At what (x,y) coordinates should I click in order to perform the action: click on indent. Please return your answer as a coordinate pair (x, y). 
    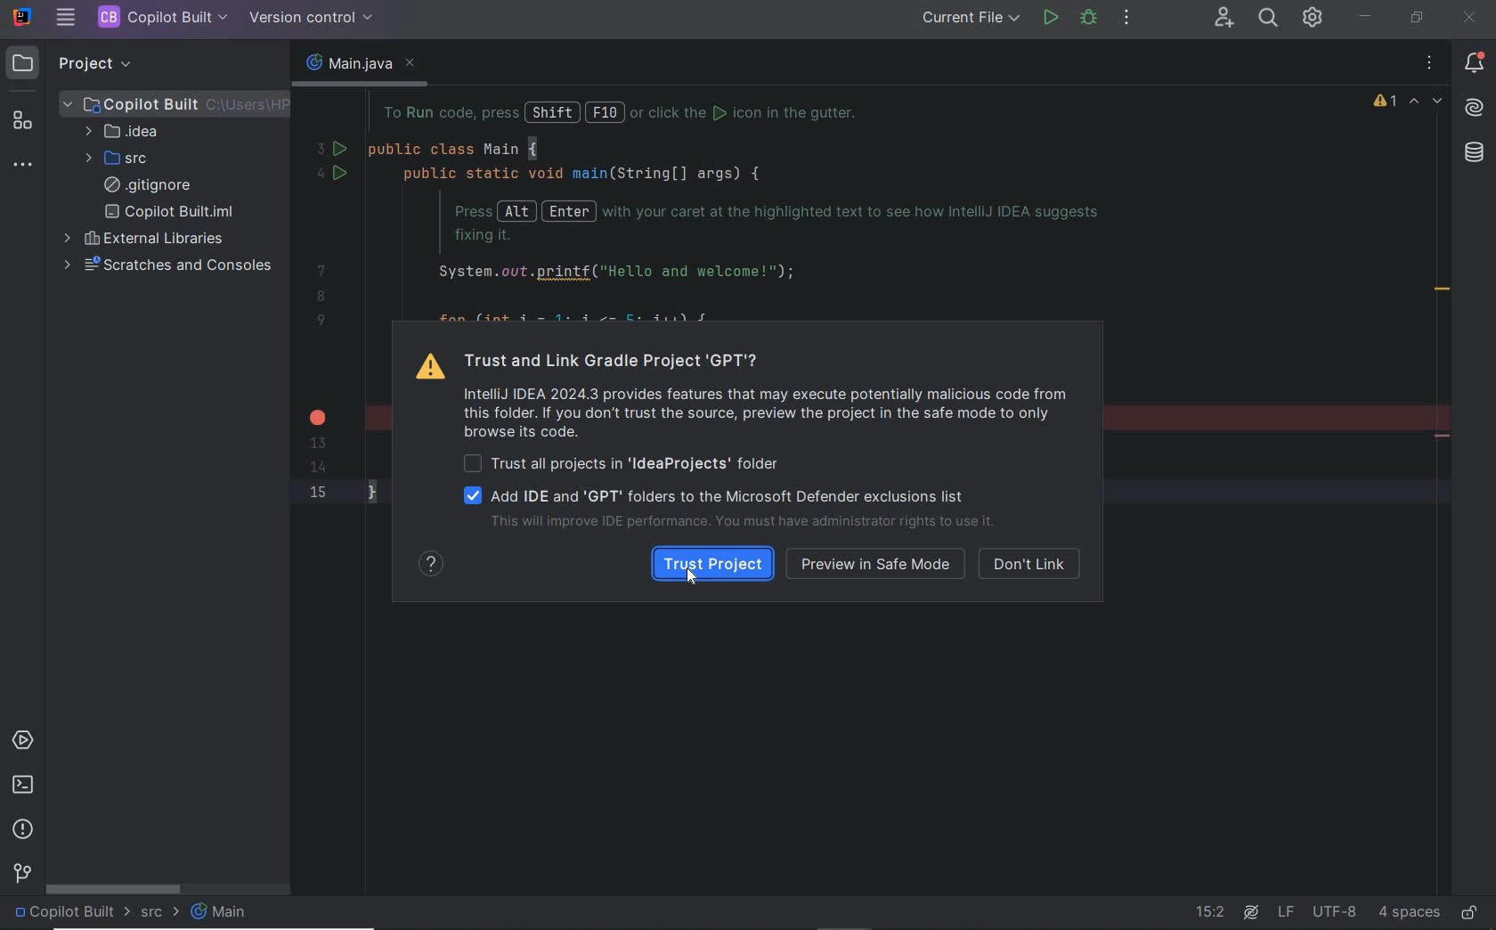
    Looking at the image, I should click on (1407, 913).